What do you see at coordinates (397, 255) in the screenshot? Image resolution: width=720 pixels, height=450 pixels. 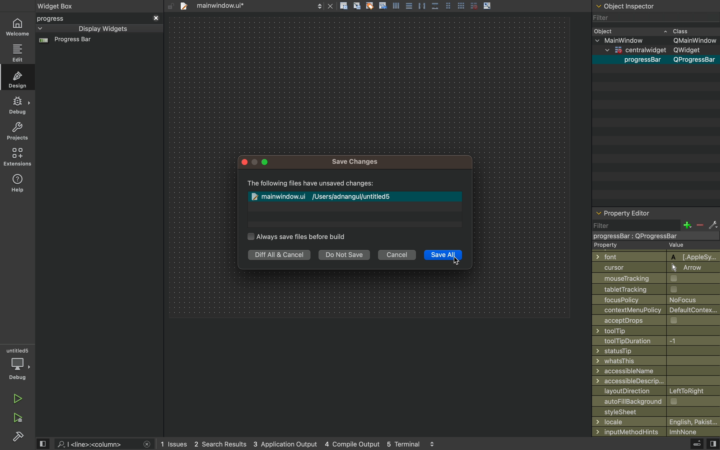 I see `cancel` at bounding box center [397, 255].